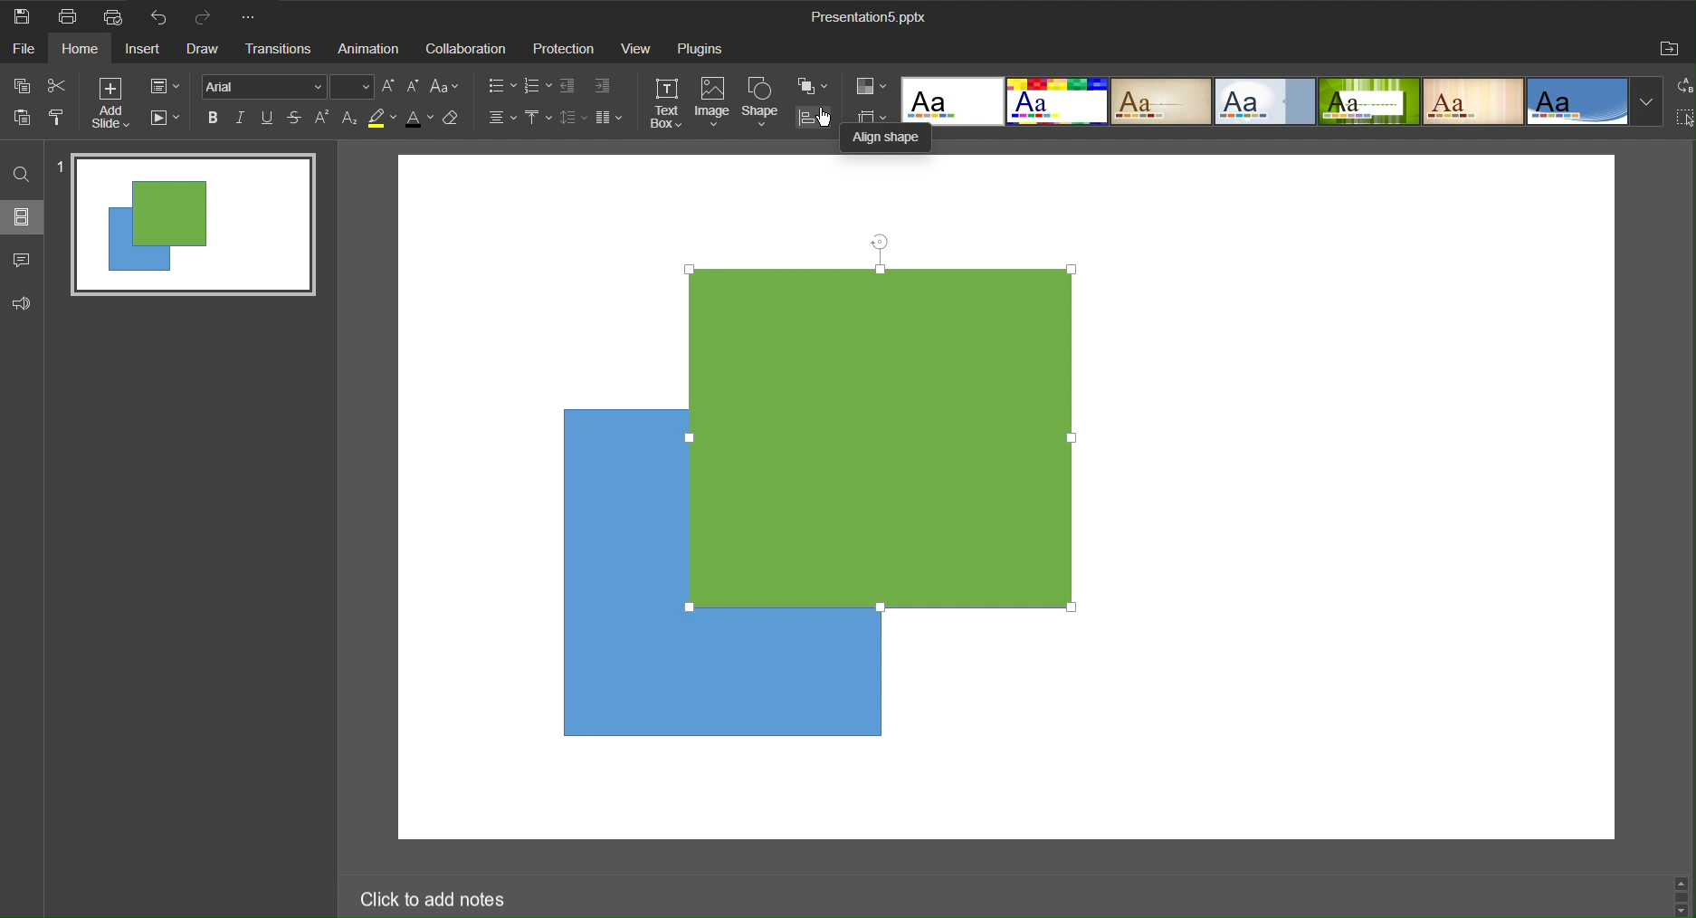  I want to click on Print, so click(71, 16).